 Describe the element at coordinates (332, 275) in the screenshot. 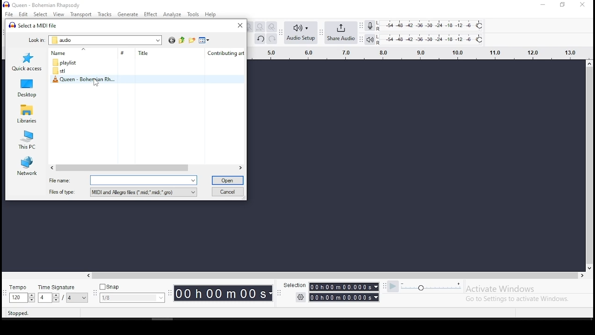

I see `scroll bar` at that location.